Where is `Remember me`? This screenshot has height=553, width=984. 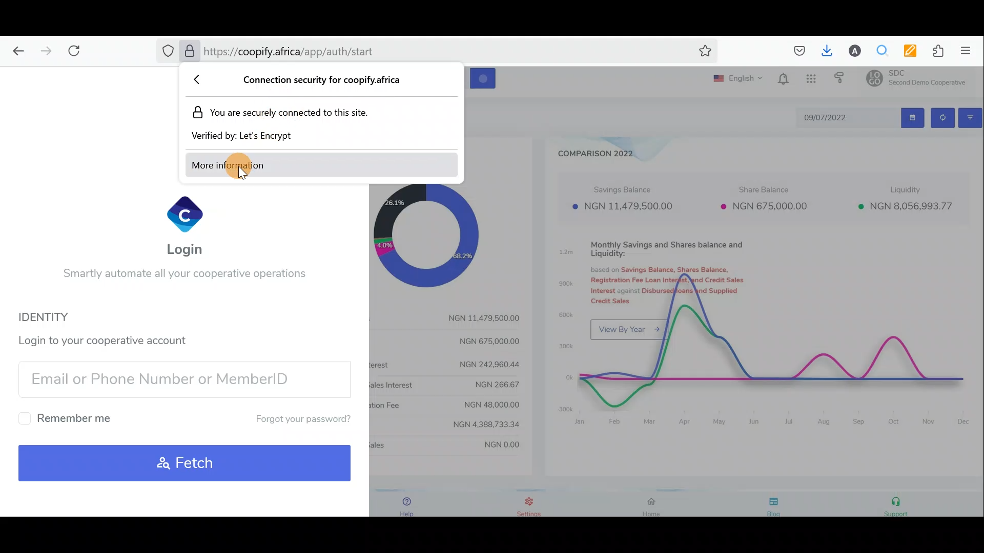 Remember me is located at coordinates (69, 418).